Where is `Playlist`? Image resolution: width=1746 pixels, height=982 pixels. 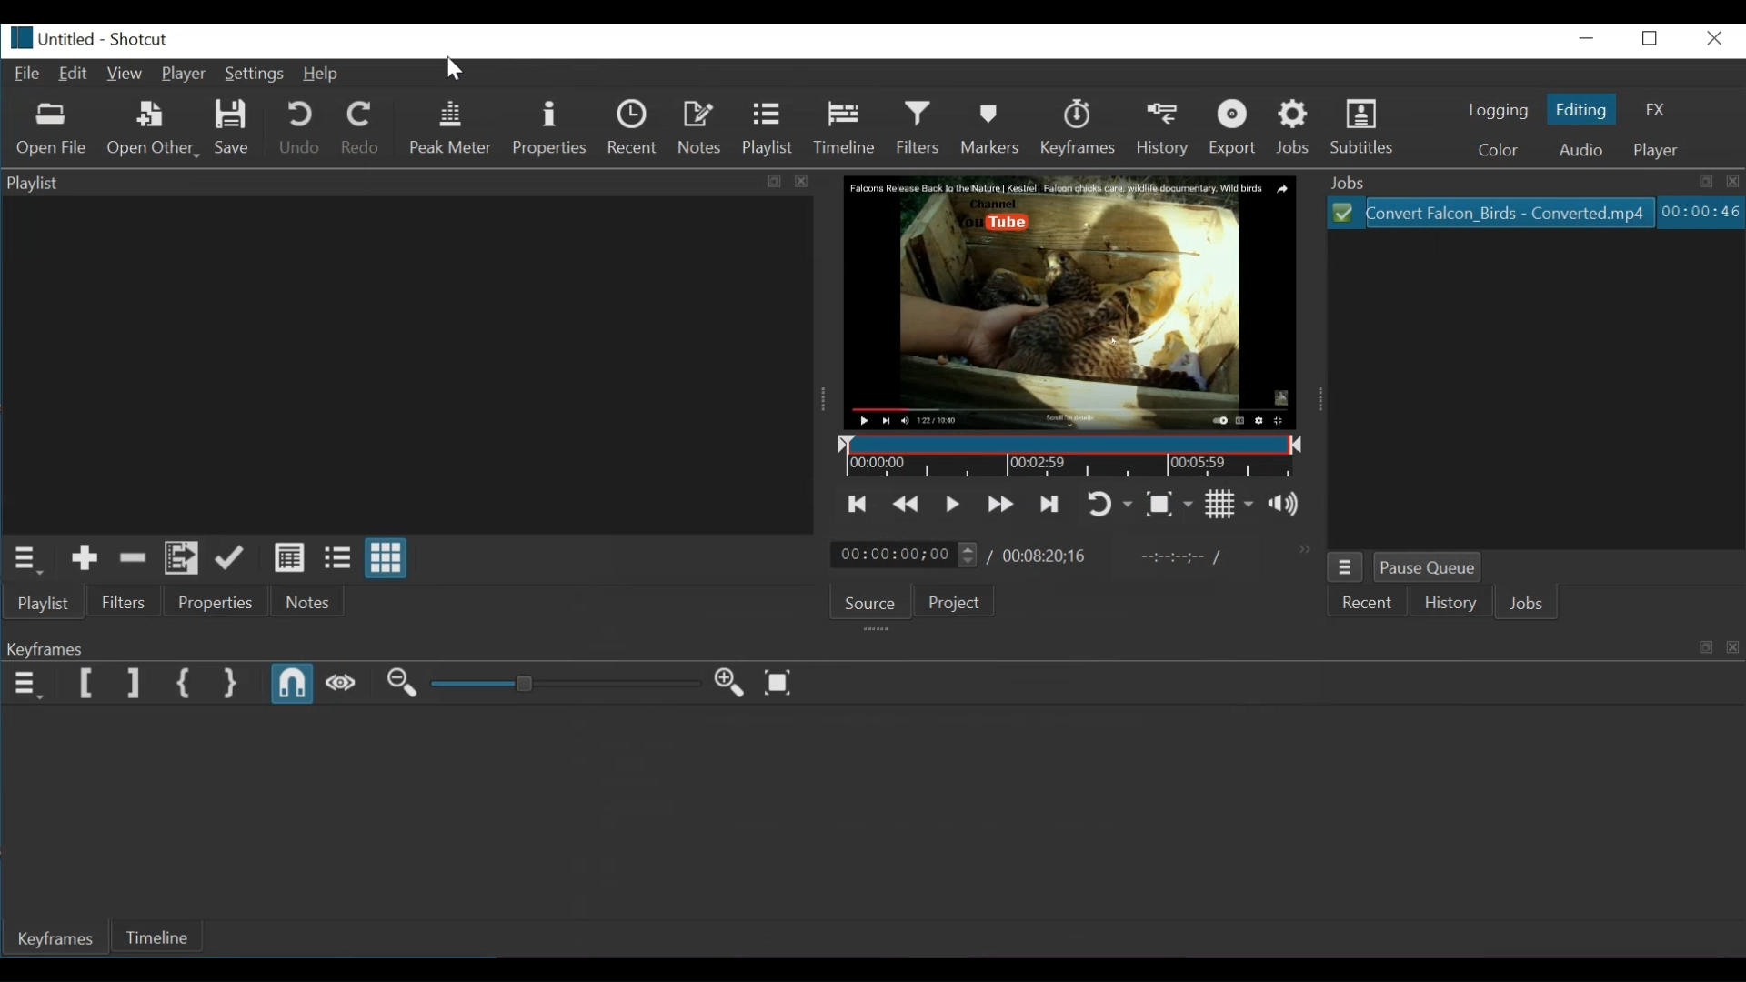
Playlist is located at coordinates (770, 129).